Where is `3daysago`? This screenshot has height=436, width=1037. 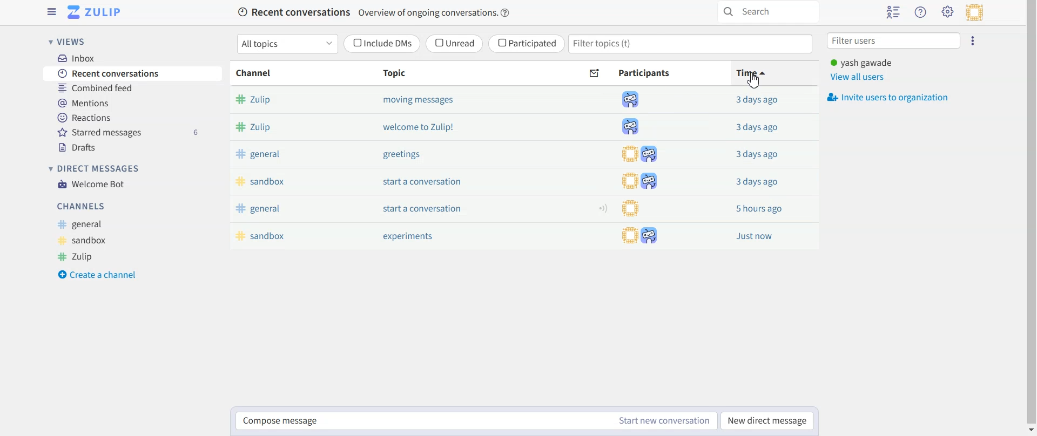
3daysago is located at coordinates (760, 154).